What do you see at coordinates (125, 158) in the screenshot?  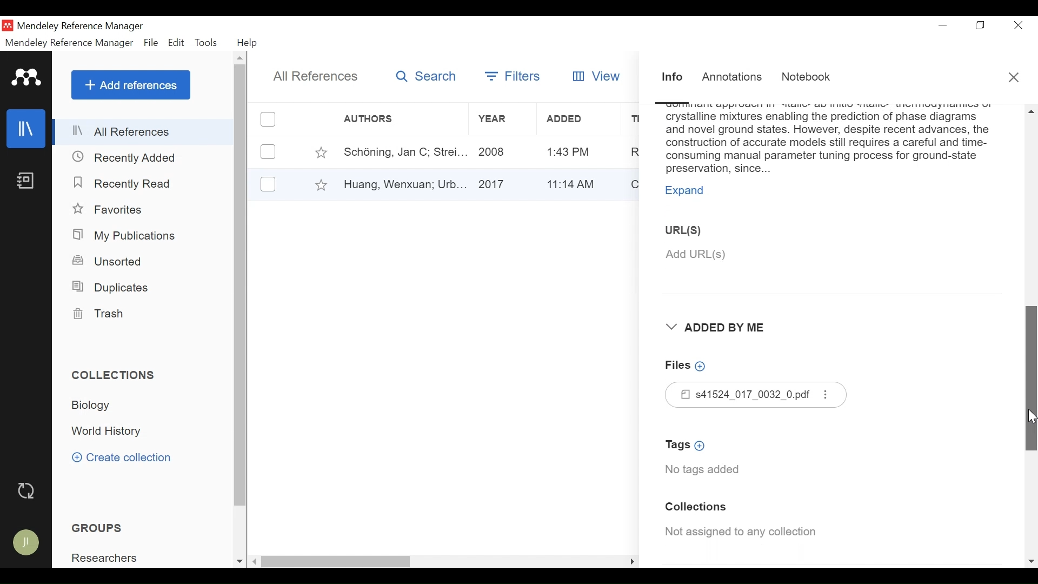 I see `Recently Added` at bounding box center [125, 158].